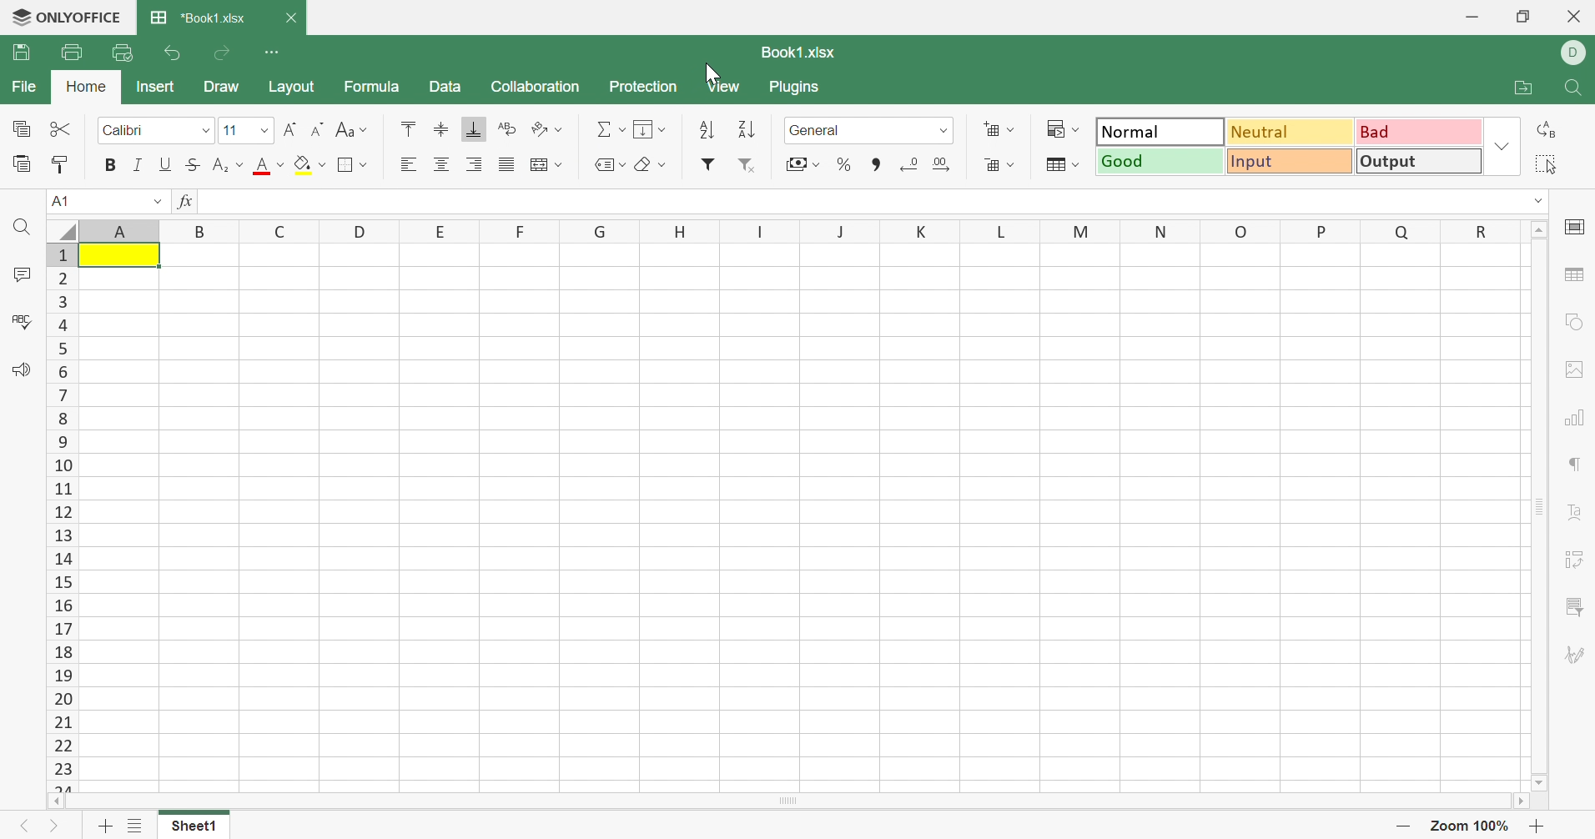  Describe the element at coordinates (1538, 201) in the screenshot. I see `Drop Down` at that location.